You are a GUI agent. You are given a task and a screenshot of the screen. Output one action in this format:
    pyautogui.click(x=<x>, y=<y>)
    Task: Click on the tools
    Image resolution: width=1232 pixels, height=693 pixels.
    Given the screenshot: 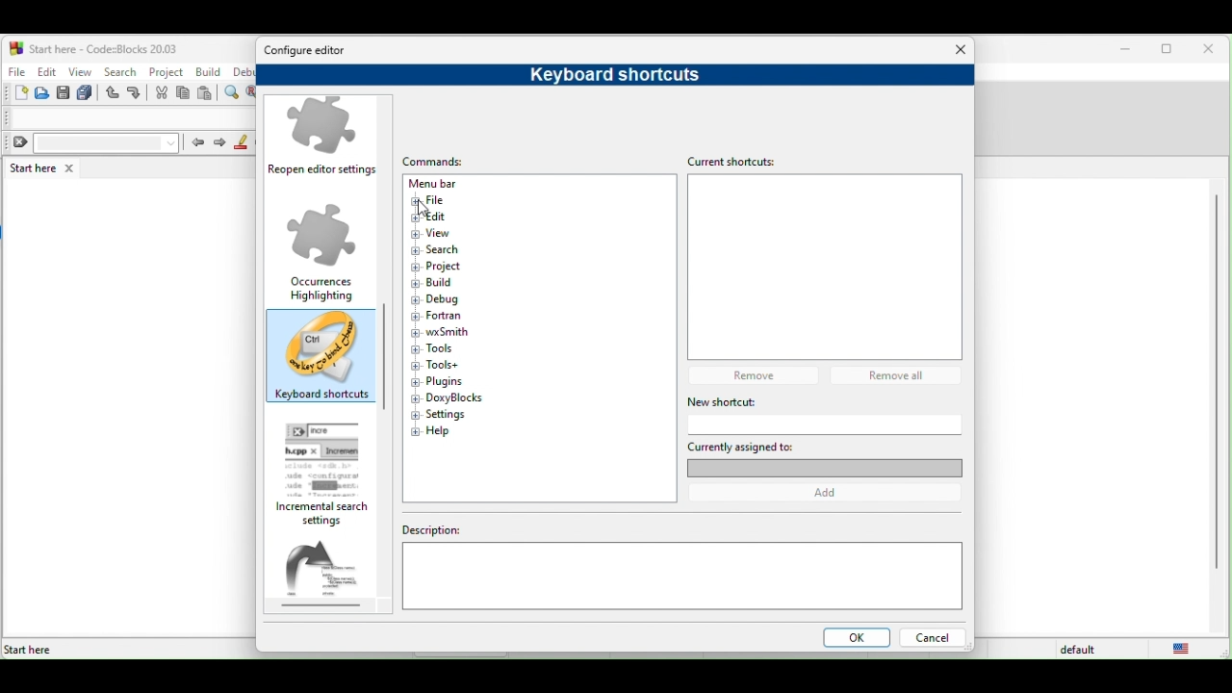 What is the action you would take?
    pyautogui.click(x=439, y=348)
    